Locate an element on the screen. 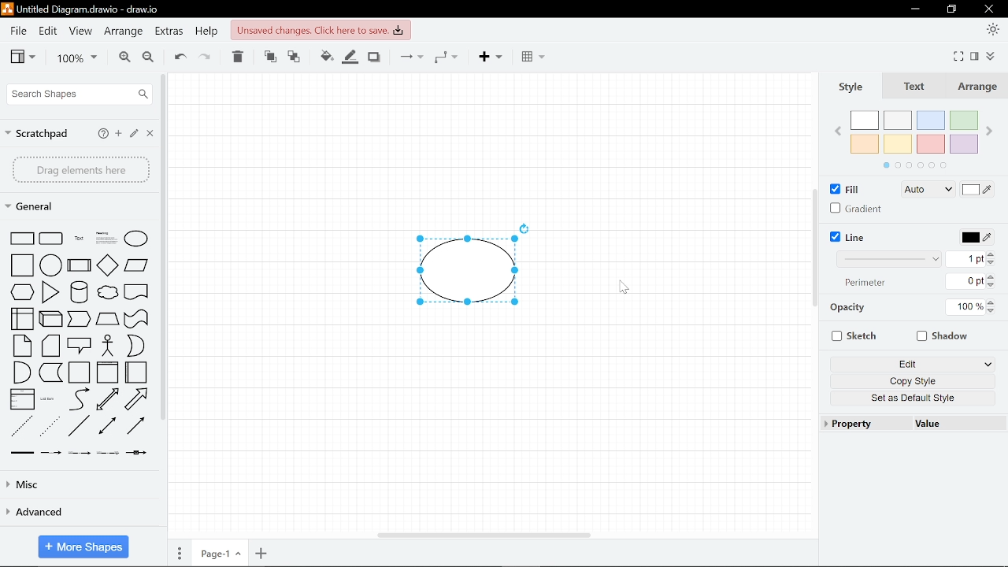 The height and width of the screenshot is (567, 1008). square is located at coordinates (22, 265).